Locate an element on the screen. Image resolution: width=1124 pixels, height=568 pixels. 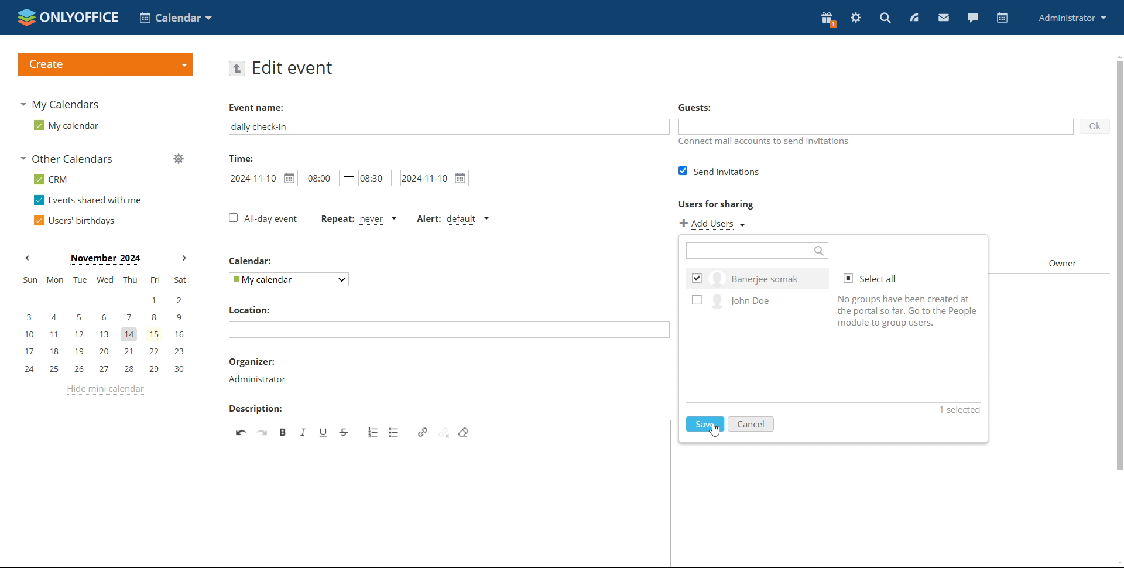
start date is located at coordinates (263, 178).